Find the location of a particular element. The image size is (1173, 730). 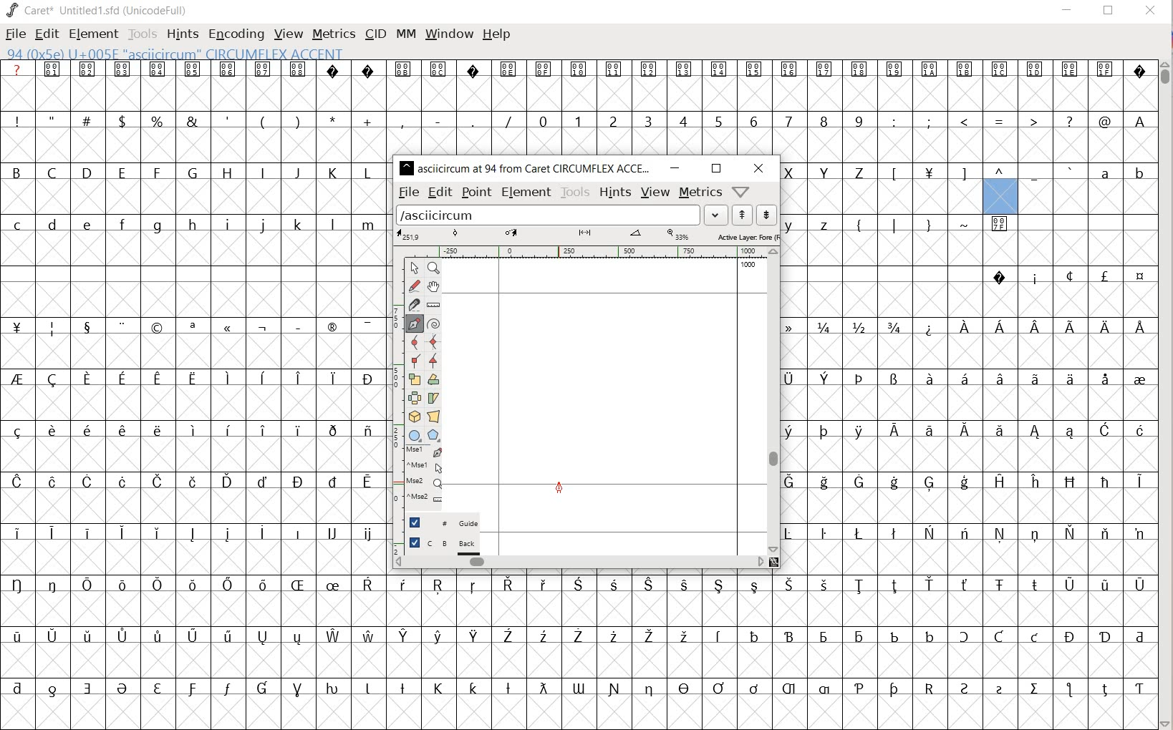

scale the selection is located at coordinates (414, 379).